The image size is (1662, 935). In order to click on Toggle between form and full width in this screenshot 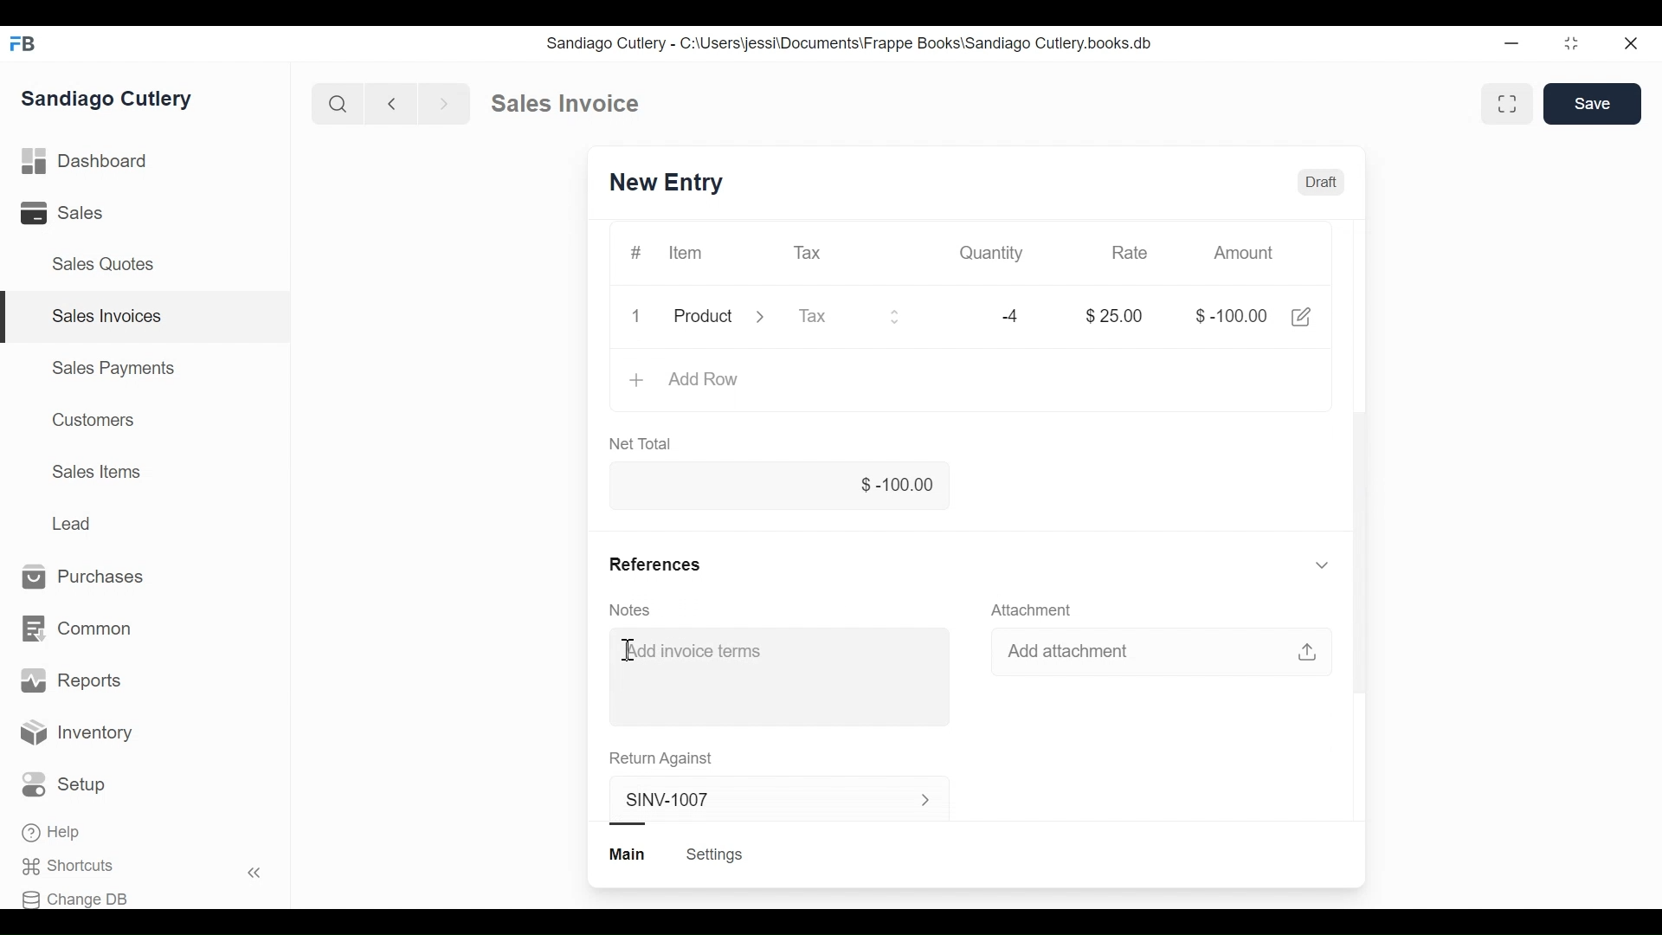, I will do `click(1508, 104)`.